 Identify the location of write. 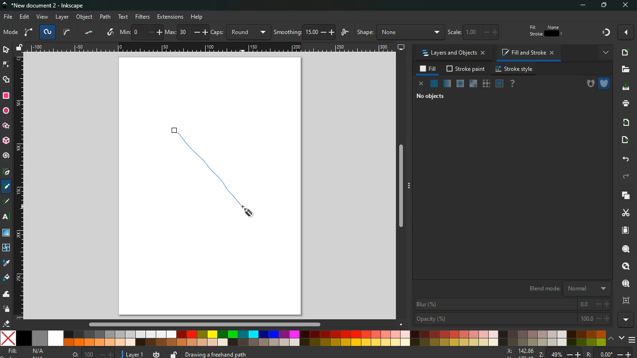
(111, 33).